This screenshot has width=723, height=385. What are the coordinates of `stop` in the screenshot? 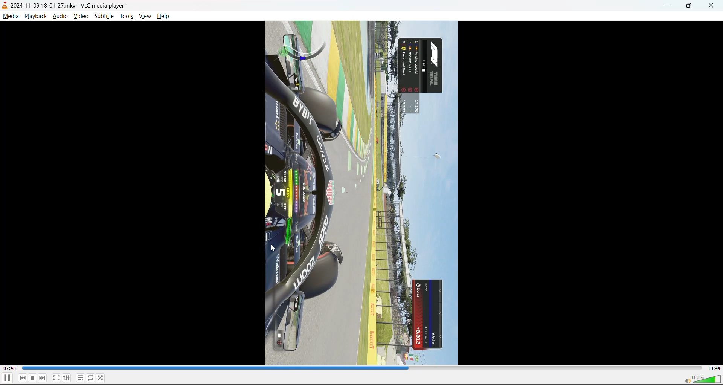 It's located at (33, 378).